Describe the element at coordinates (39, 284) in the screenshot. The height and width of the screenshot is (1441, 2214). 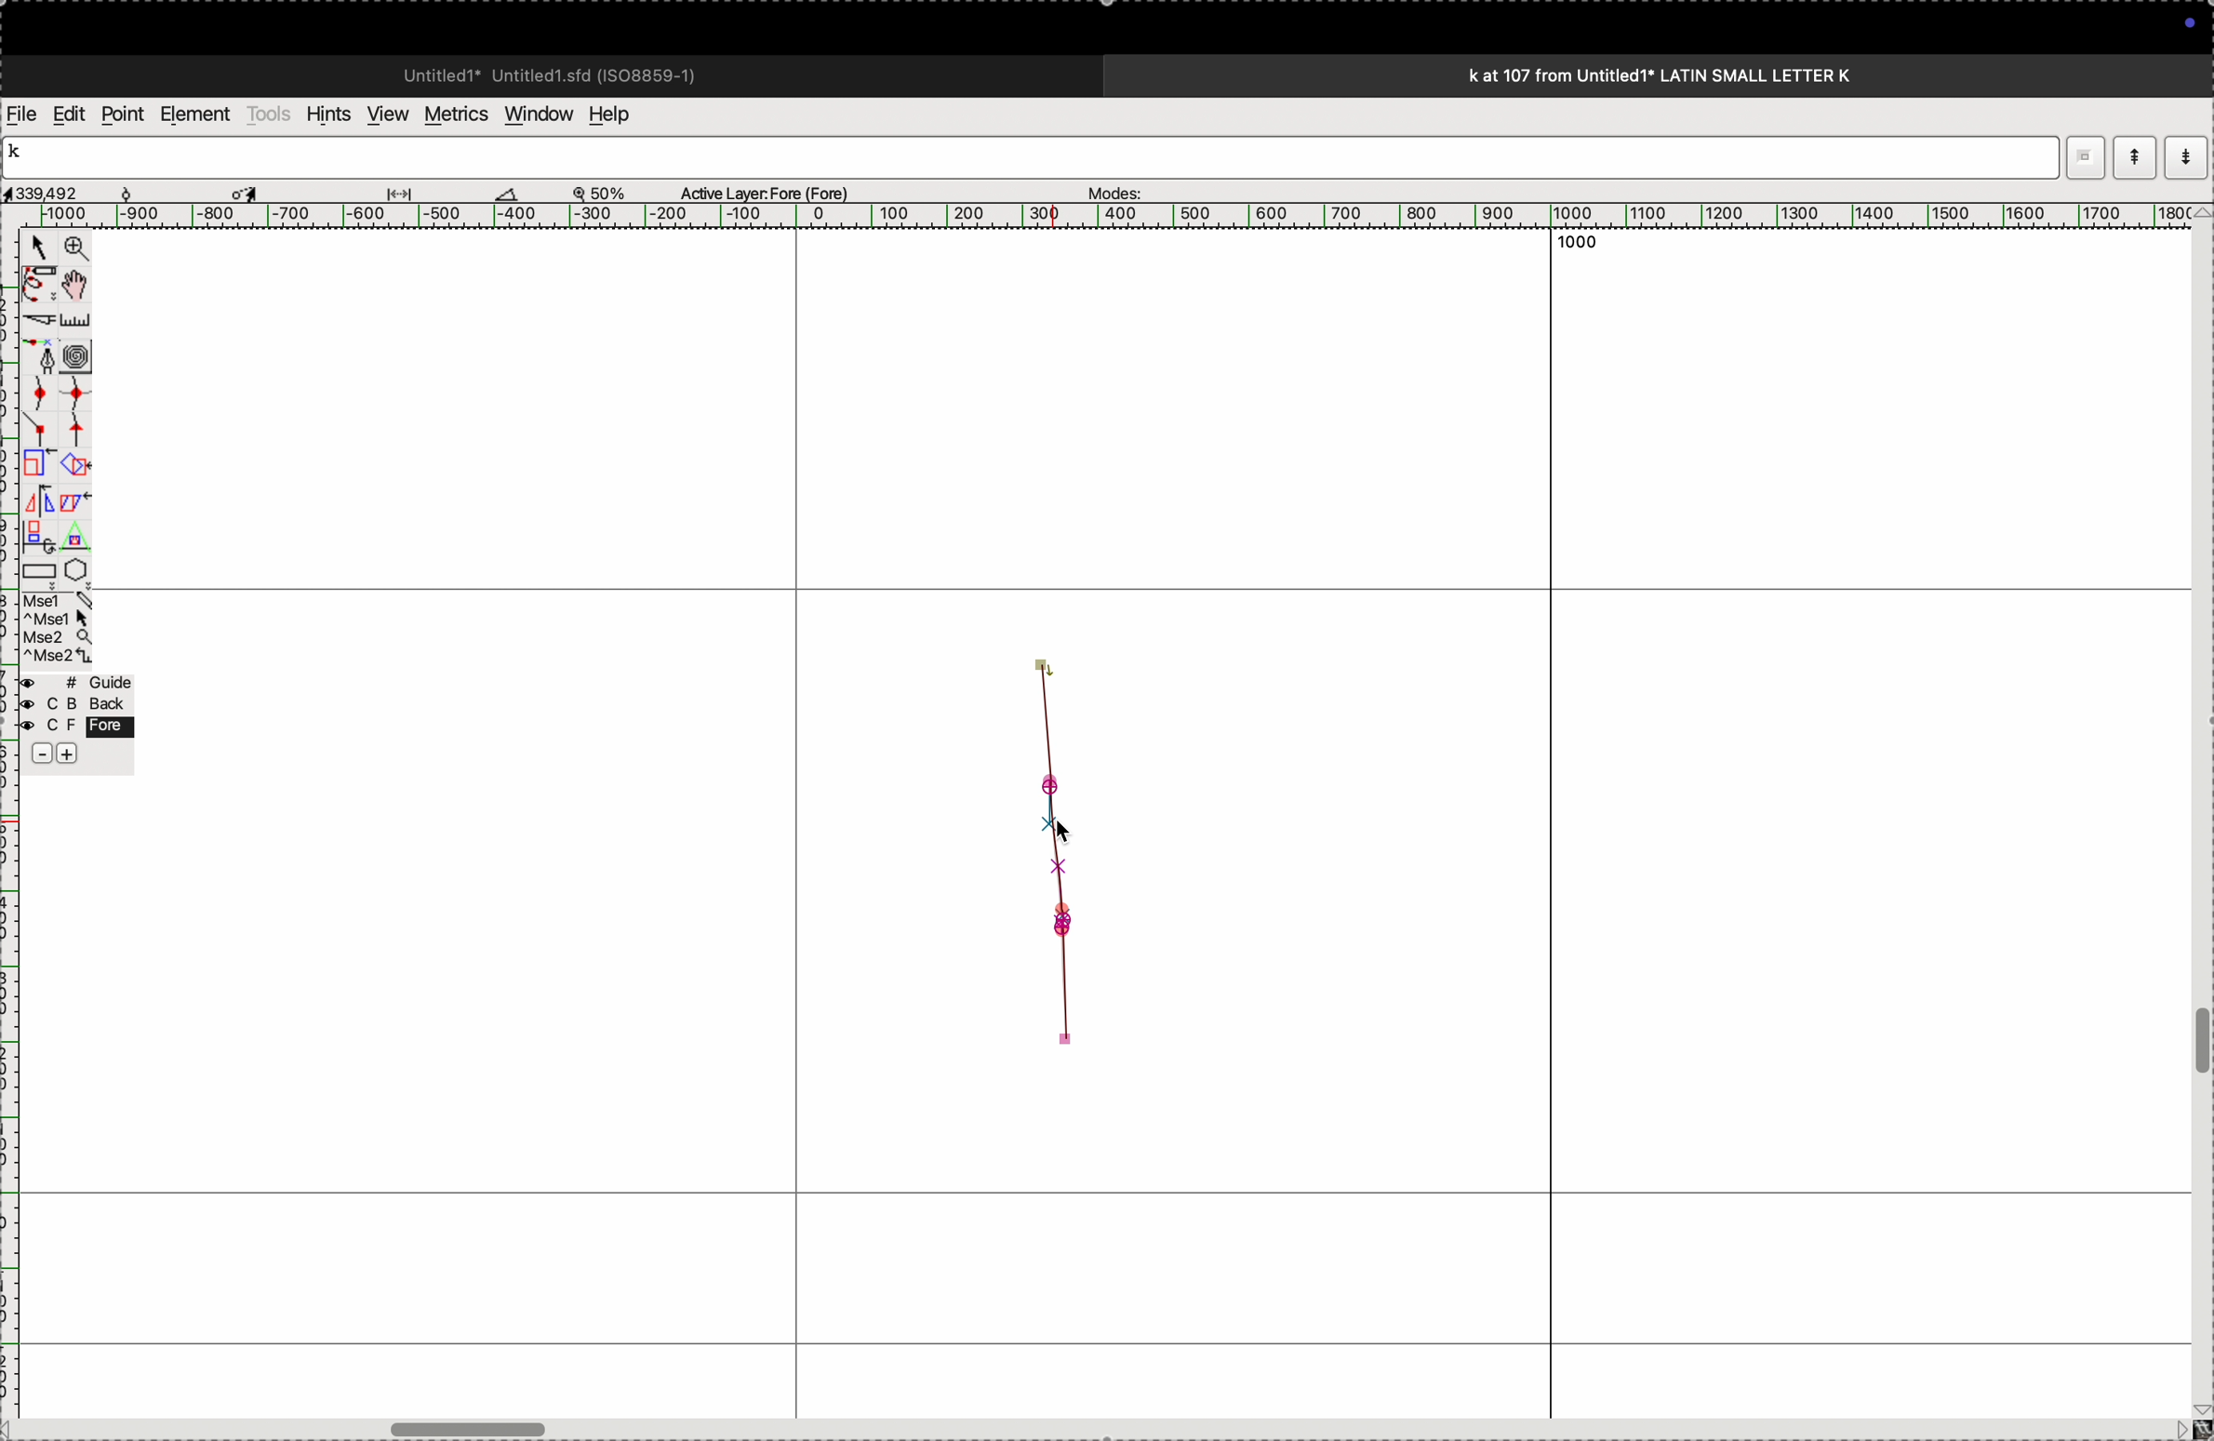
I see `pen` at that location.